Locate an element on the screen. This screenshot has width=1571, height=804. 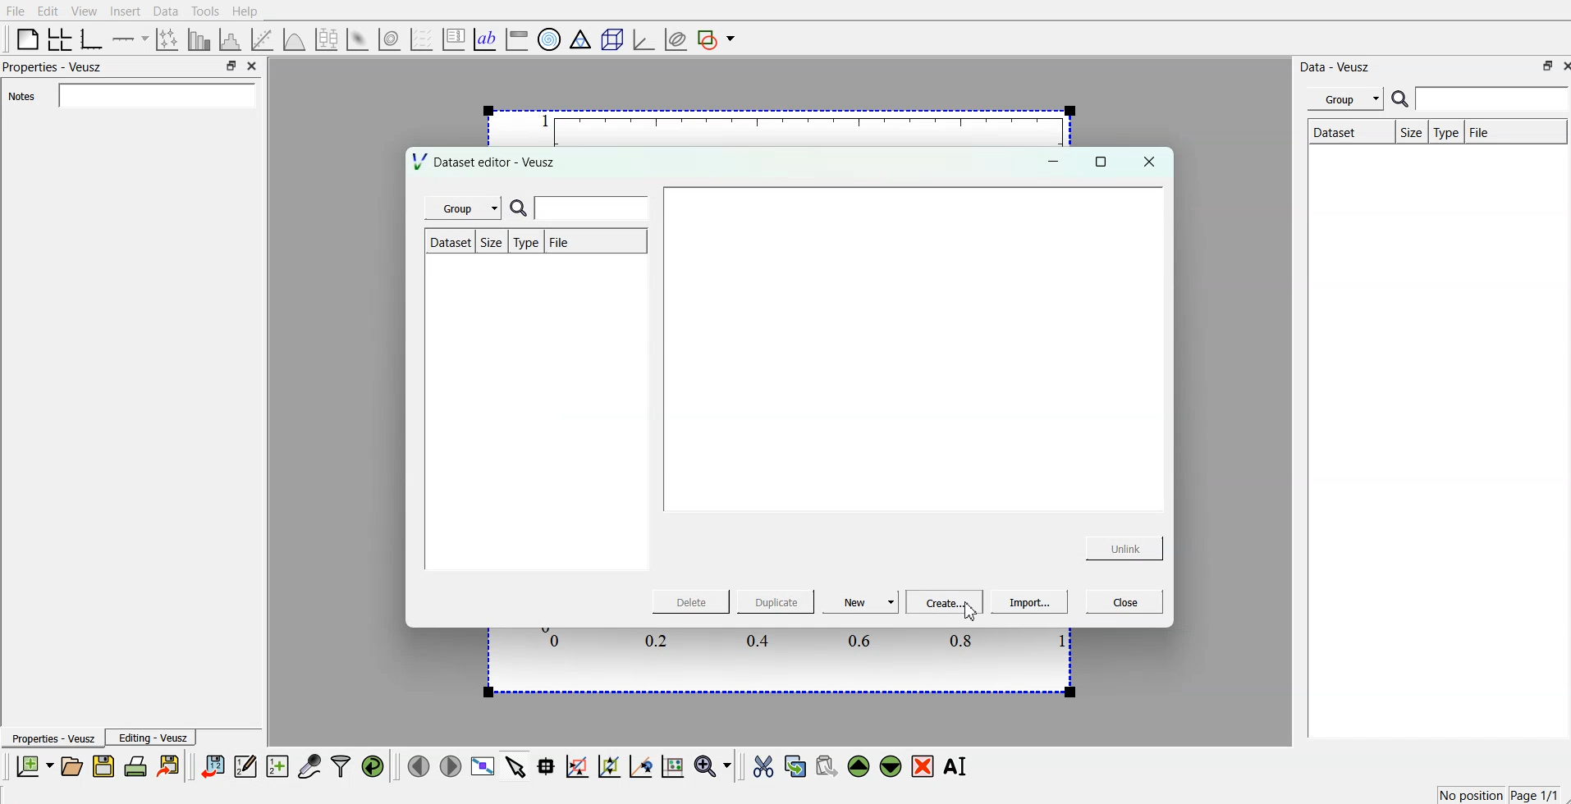
image color bar is located at coordinates (516, 38).